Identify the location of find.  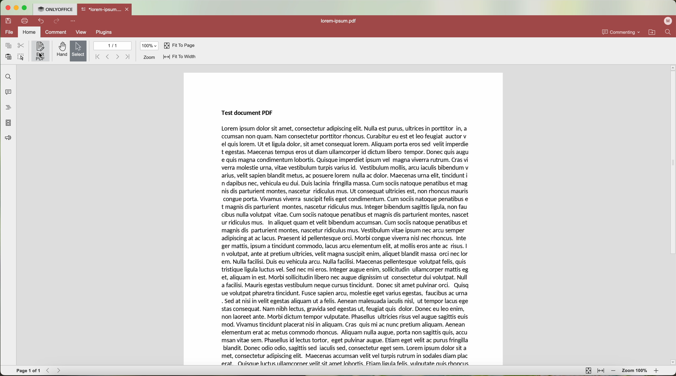
(9, 77).